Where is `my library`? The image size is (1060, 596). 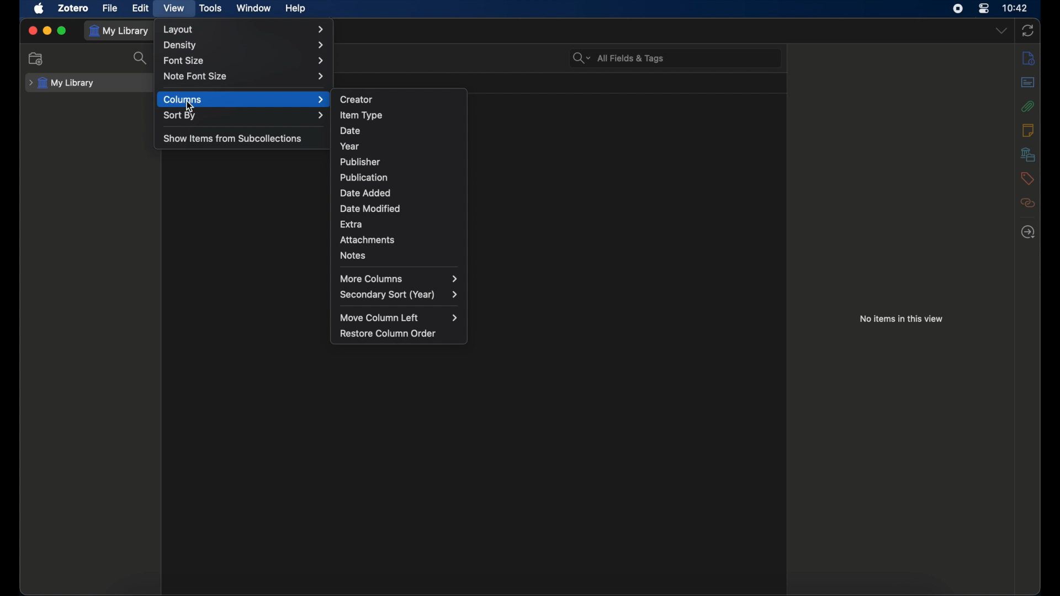
my library is located at coordinates (62, 83).